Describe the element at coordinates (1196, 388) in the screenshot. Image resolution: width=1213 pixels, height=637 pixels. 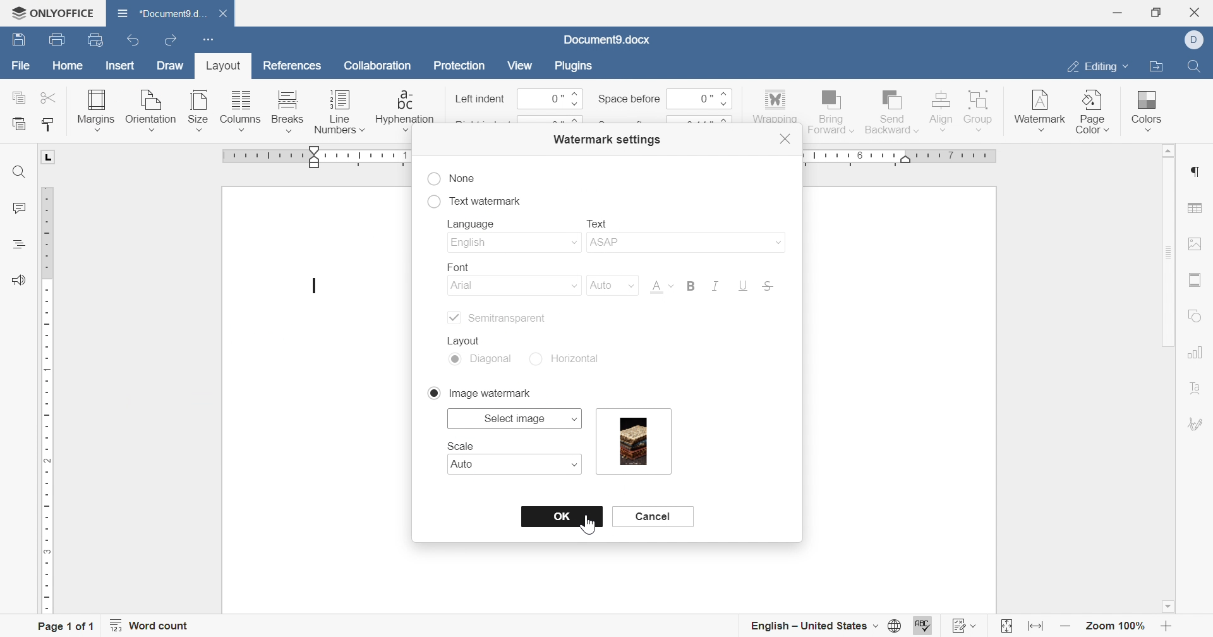
I see `text art settigns` at that location.